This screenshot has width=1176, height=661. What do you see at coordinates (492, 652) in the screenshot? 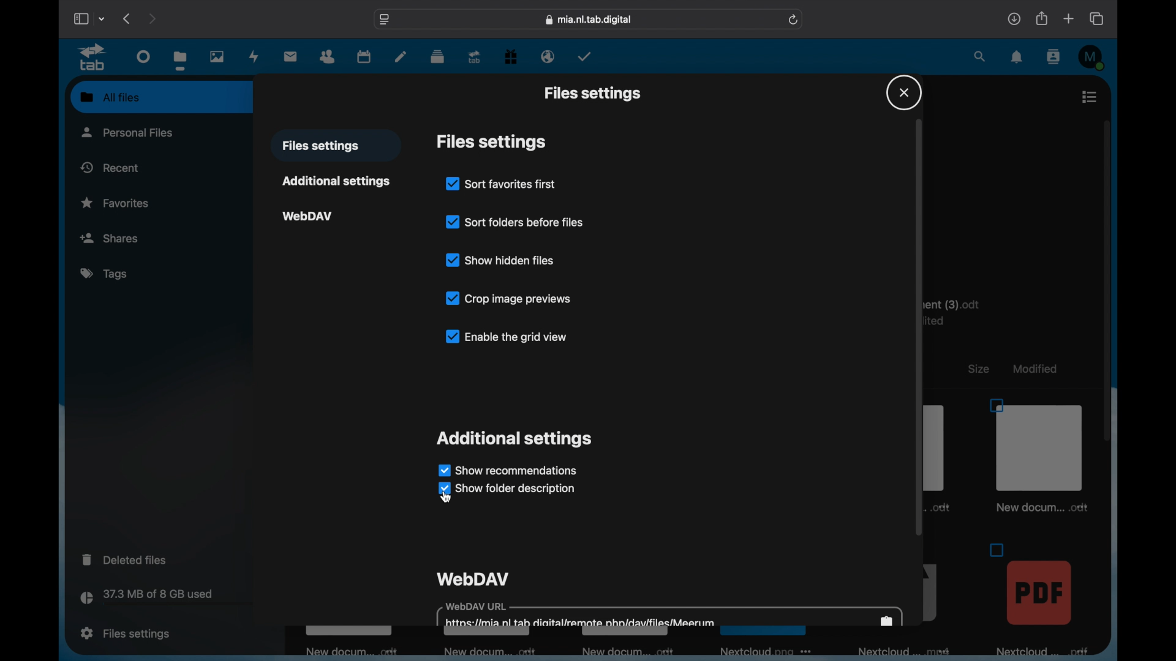
I see `new document` at bounding box center [492, 652].